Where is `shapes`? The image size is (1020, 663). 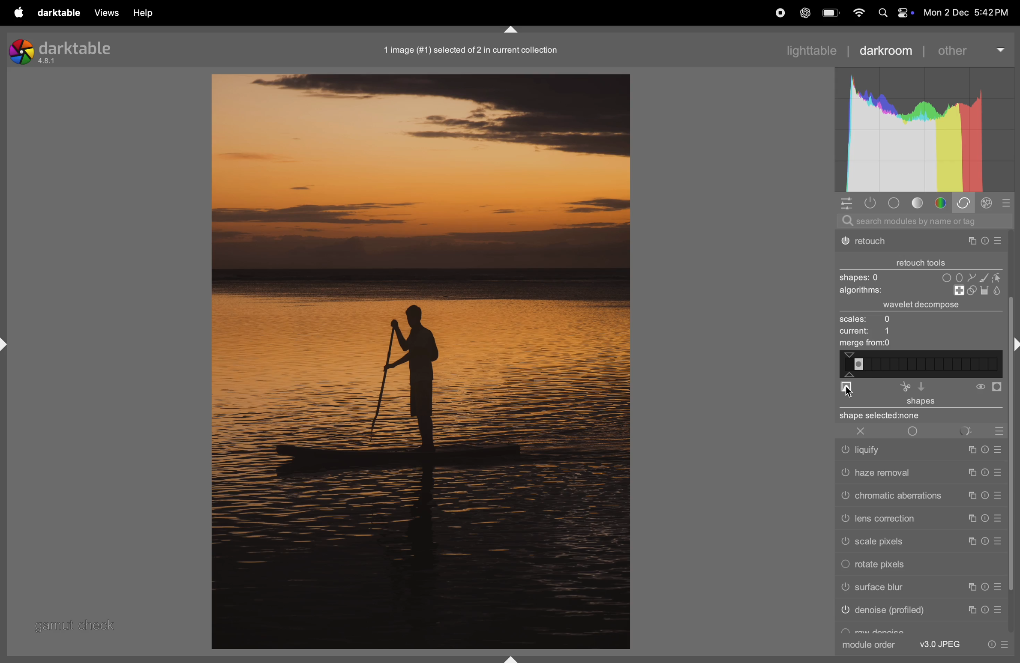
shapes is located at coordinates (918, 277).